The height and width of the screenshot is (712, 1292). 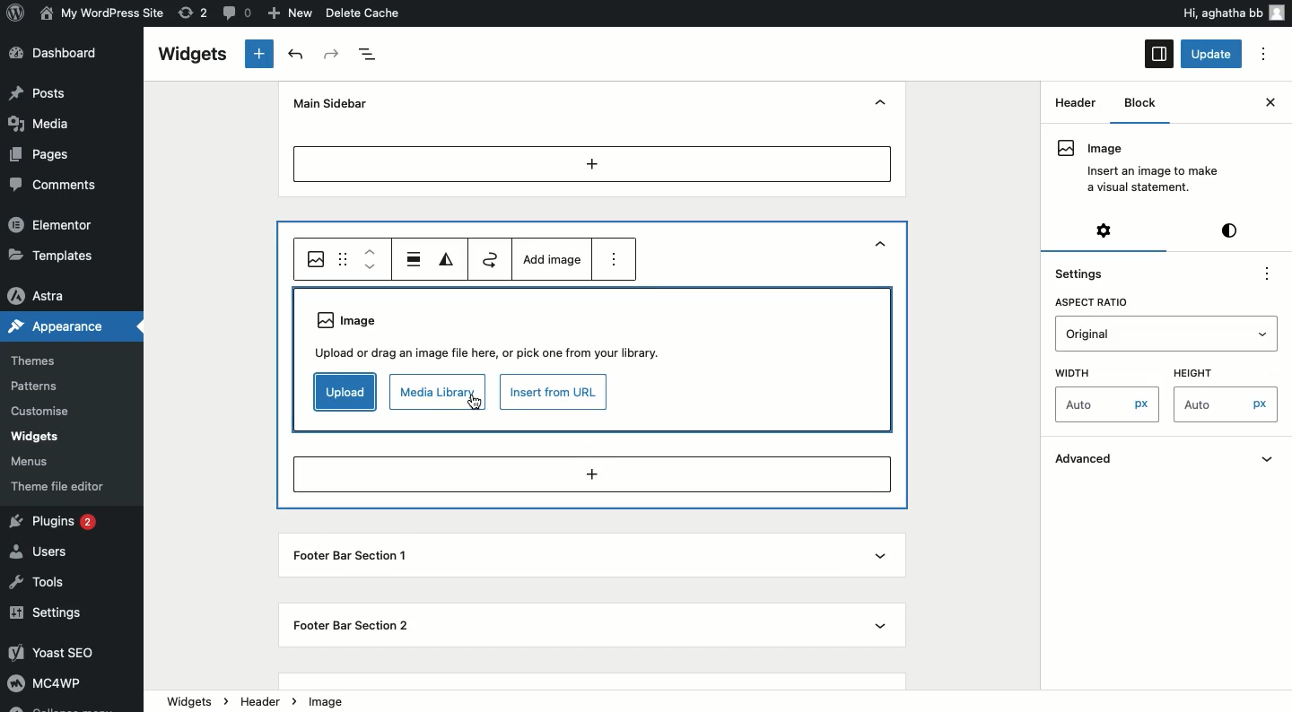 What do you see at coordinates (449, 260) in the screenshot?
I see `Duotone` at bounding box center [449, 260].